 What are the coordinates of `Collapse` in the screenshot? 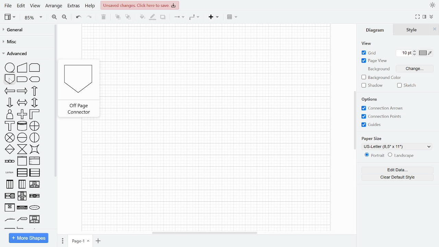 It's located at (432, 17).